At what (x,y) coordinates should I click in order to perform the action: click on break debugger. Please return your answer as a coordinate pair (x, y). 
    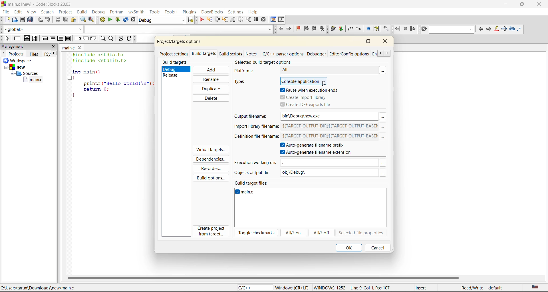
    Looking at the image, I should click on (256, 20).